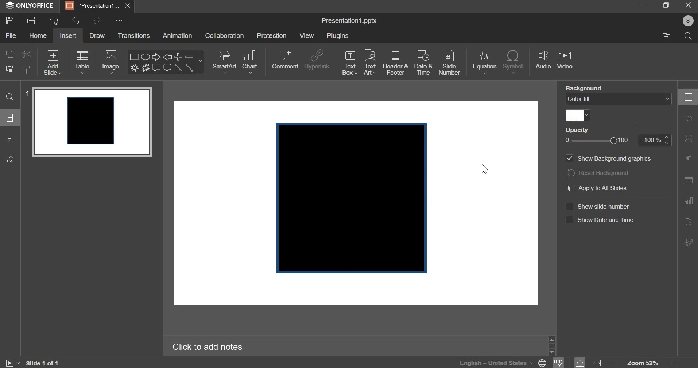 Image resolution: width=698 pixels, height=368 pixels. I want to click on presentation, so click(97, 6).